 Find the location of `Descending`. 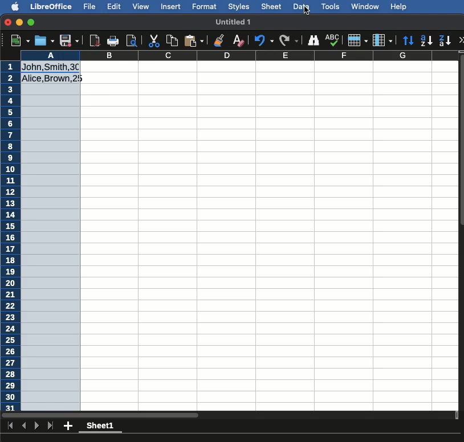

Descending is located at coordinates (445, 40).